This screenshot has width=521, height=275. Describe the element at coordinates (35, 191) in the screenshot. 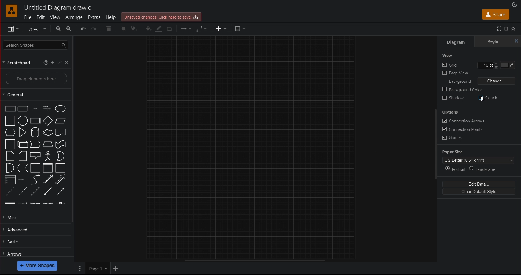

I see `line` at that location.